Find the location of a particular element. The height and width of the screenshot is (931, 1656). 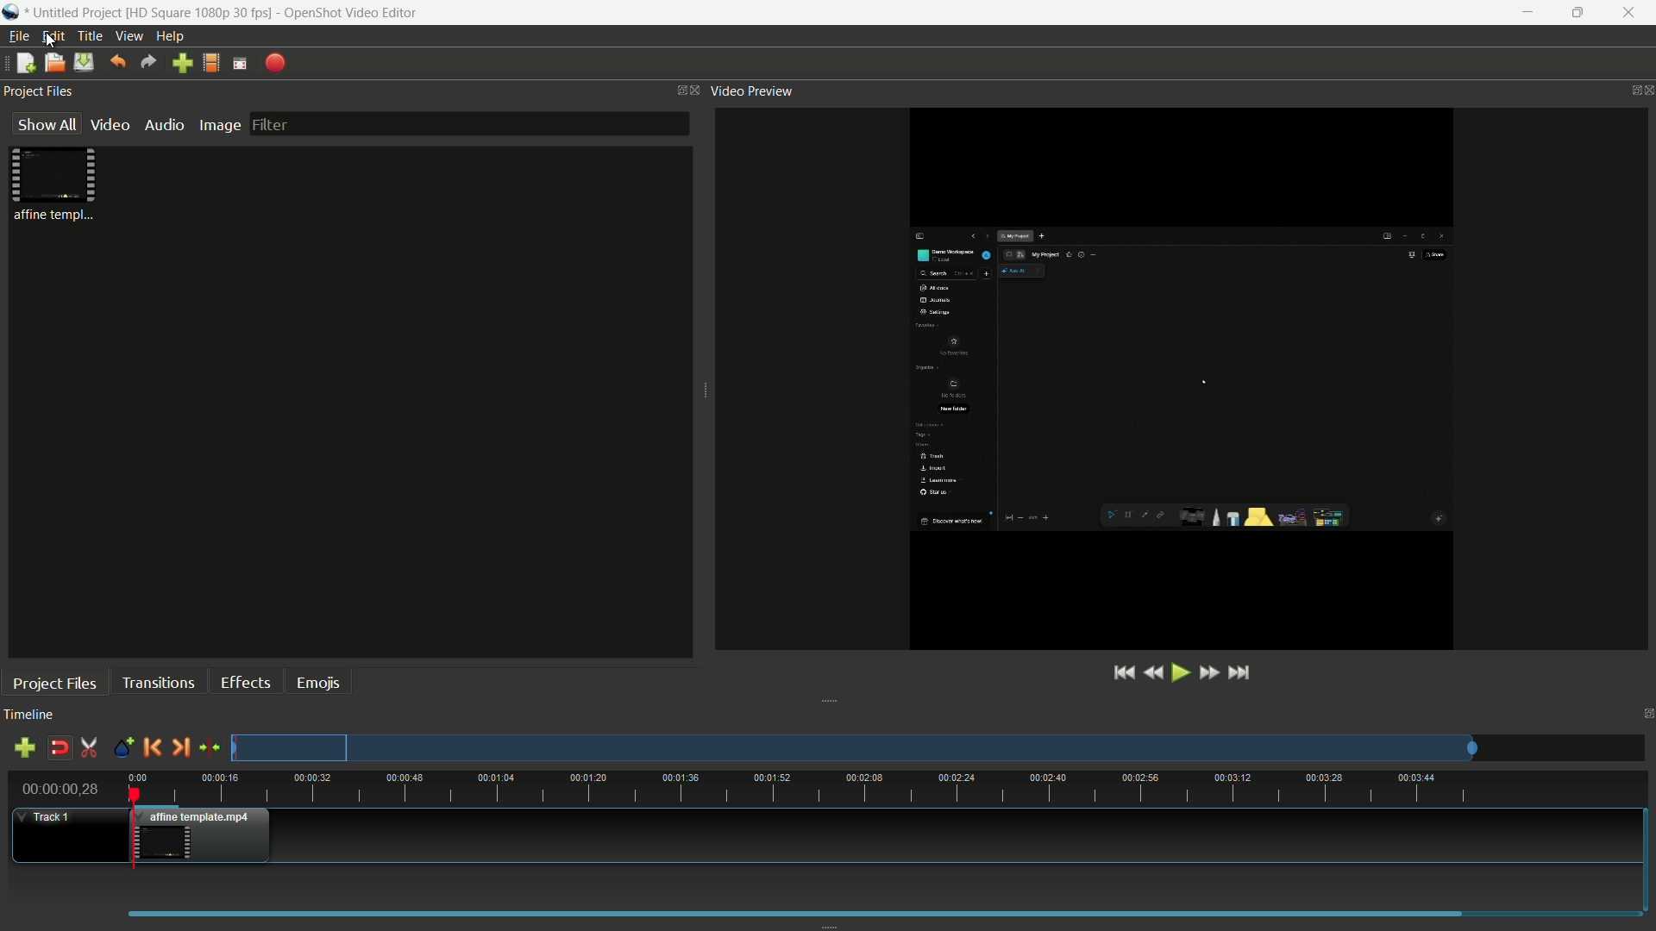

project name is located at coordinates (77, 14).